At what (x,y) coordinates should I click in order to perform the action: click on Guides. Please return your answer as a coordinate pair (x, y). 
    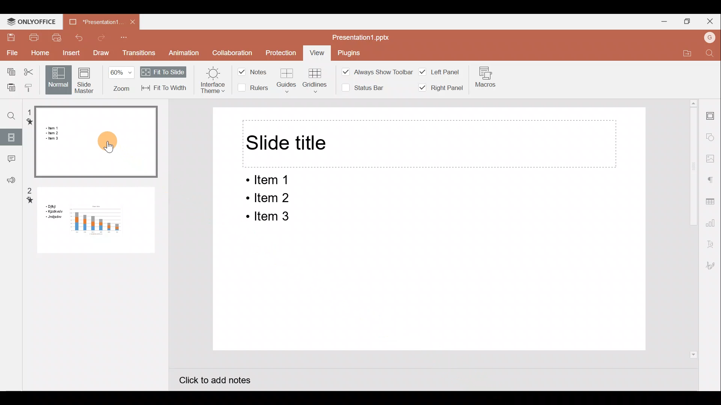
    Looking at the image, I should click on (286, 81).